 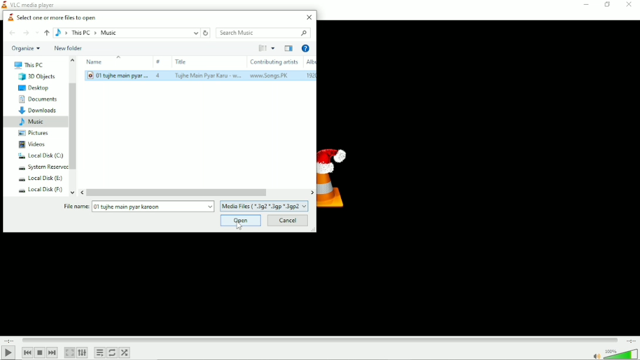 What do you see at coordinates (113, 353) in the screenshot?
I see `Toggle between loop all, loop one and no loop` at bounding box center [113, 353].